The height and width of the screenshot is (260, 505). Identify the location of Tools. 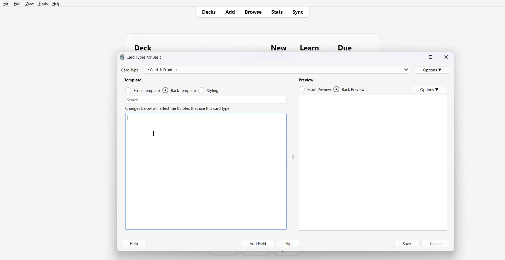
(43, 3).